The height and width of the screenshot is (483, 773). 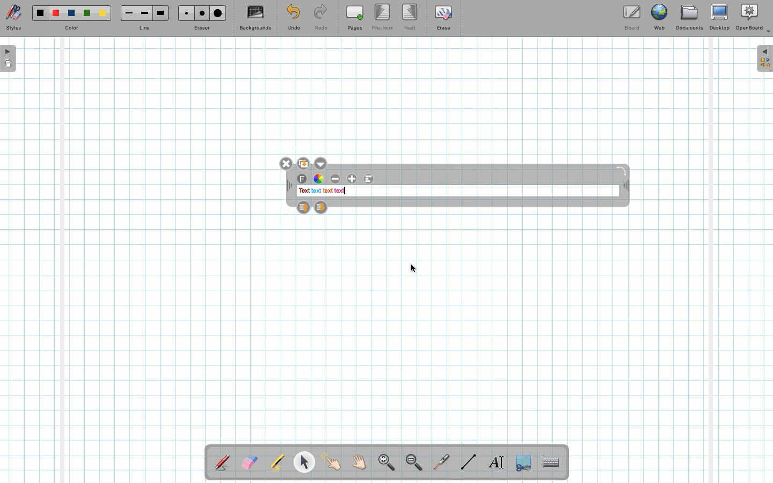 What do you see at coordinates (332, 462) in the screenshot?
I see `Pointer` at bounding box center [332, 462].